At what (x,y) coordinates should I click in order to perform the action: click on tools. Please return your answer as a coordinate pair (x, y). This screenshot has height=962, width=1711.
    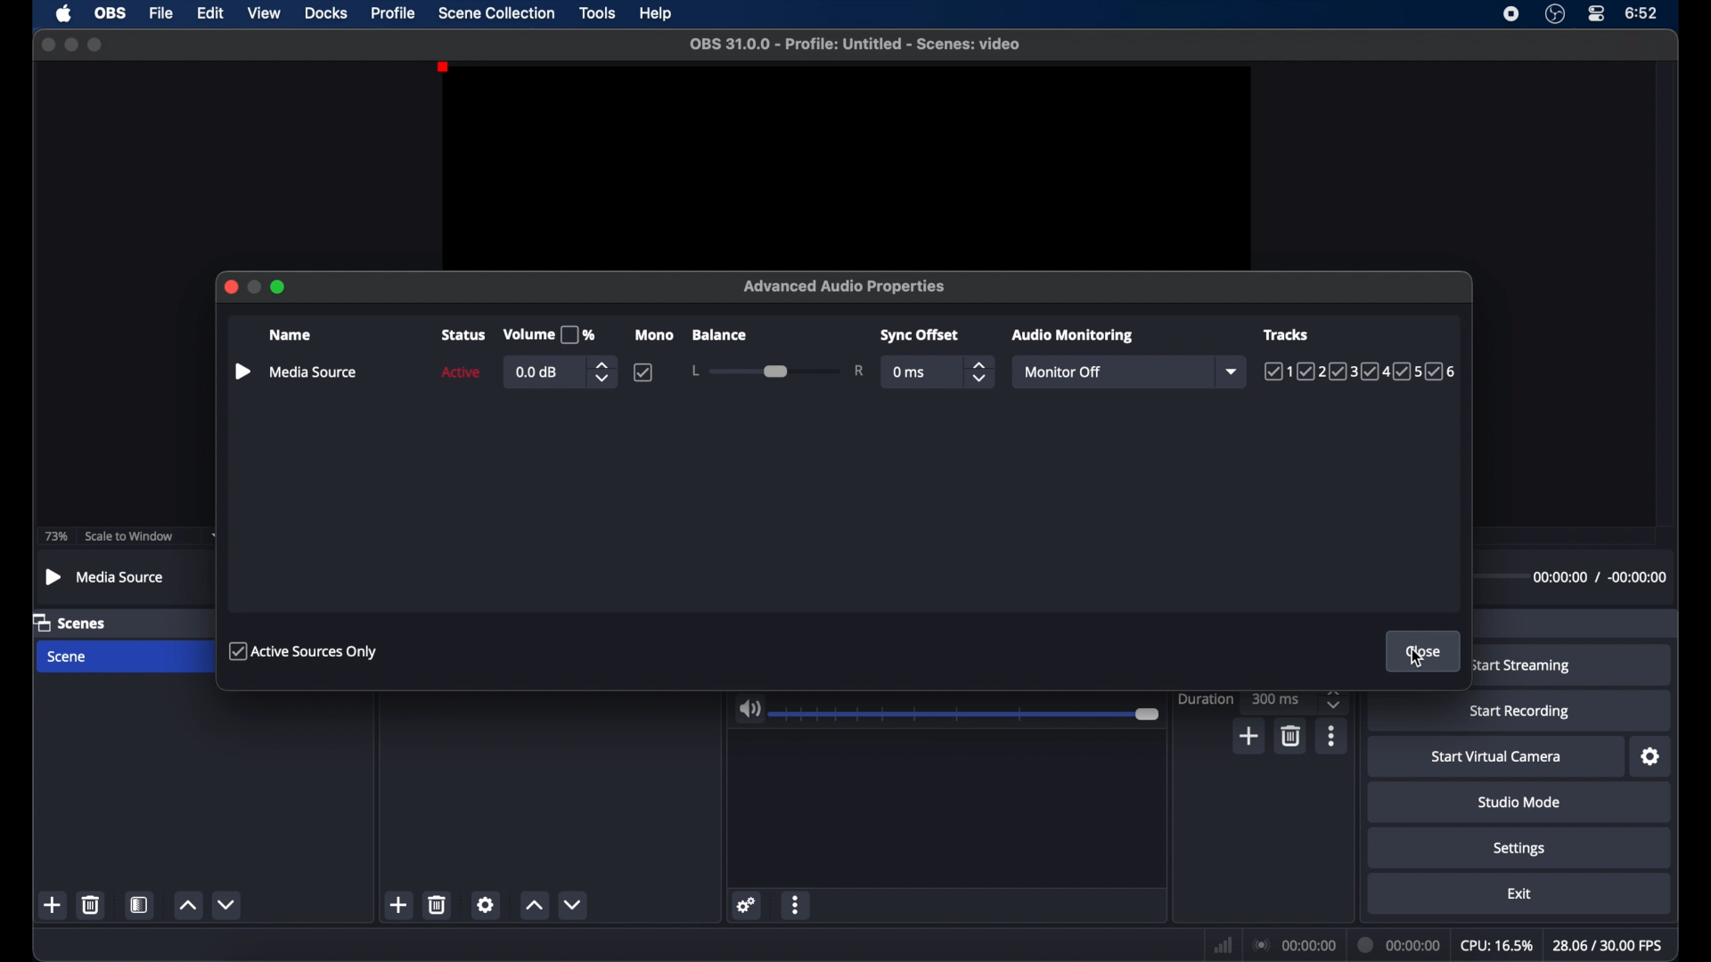
    Looking at the image, I should click on (598, 13).